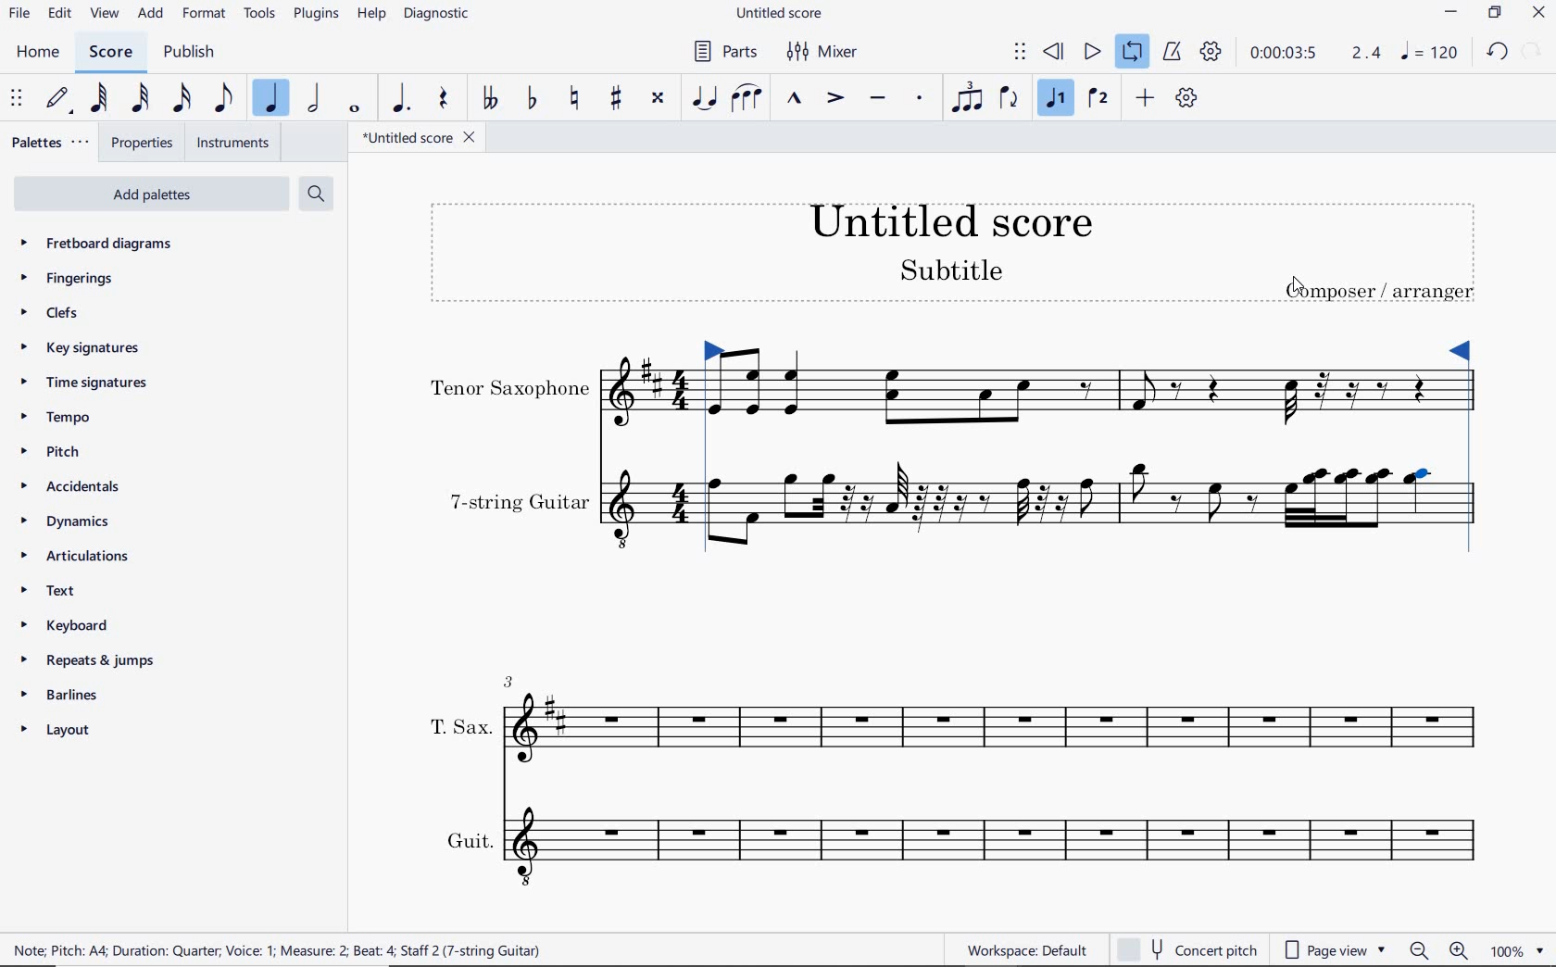 The image size is (1556, 967). I want to click on TOOLS, so click(261, 15).